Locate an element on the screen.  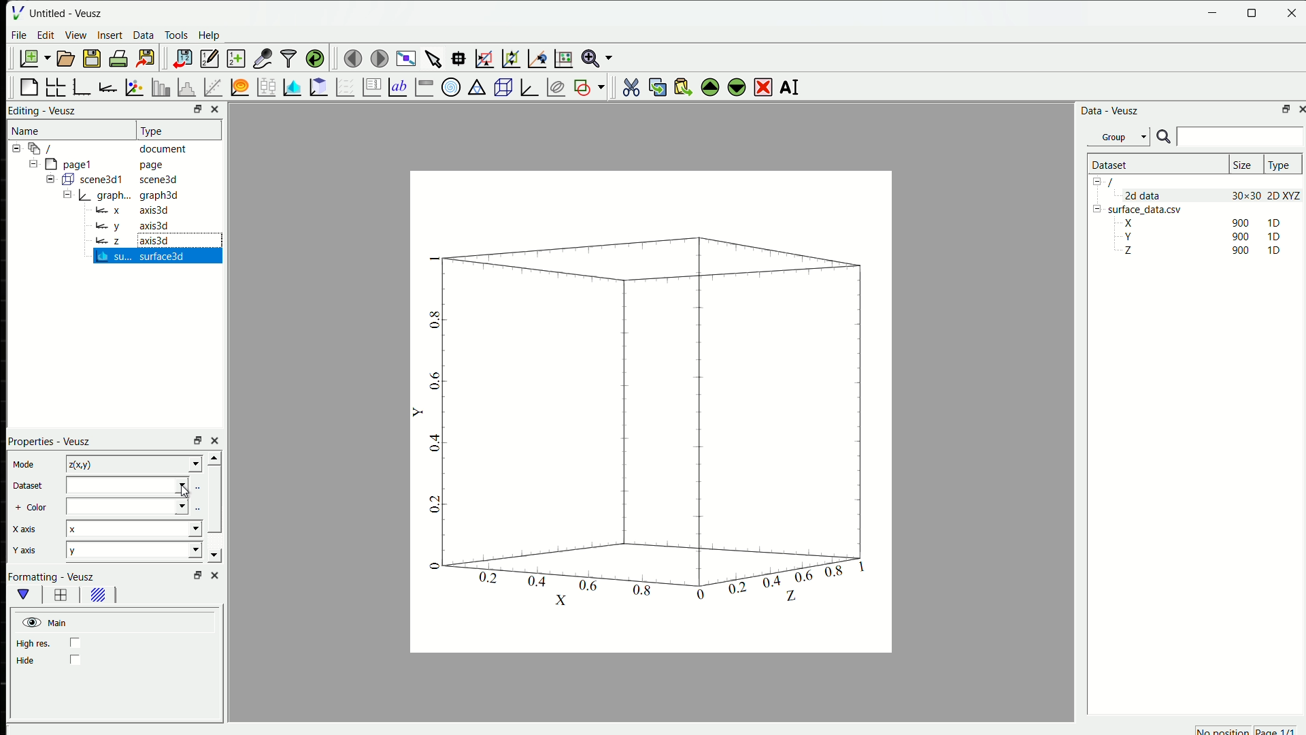
checkbox is located at coordinates (75, 659).